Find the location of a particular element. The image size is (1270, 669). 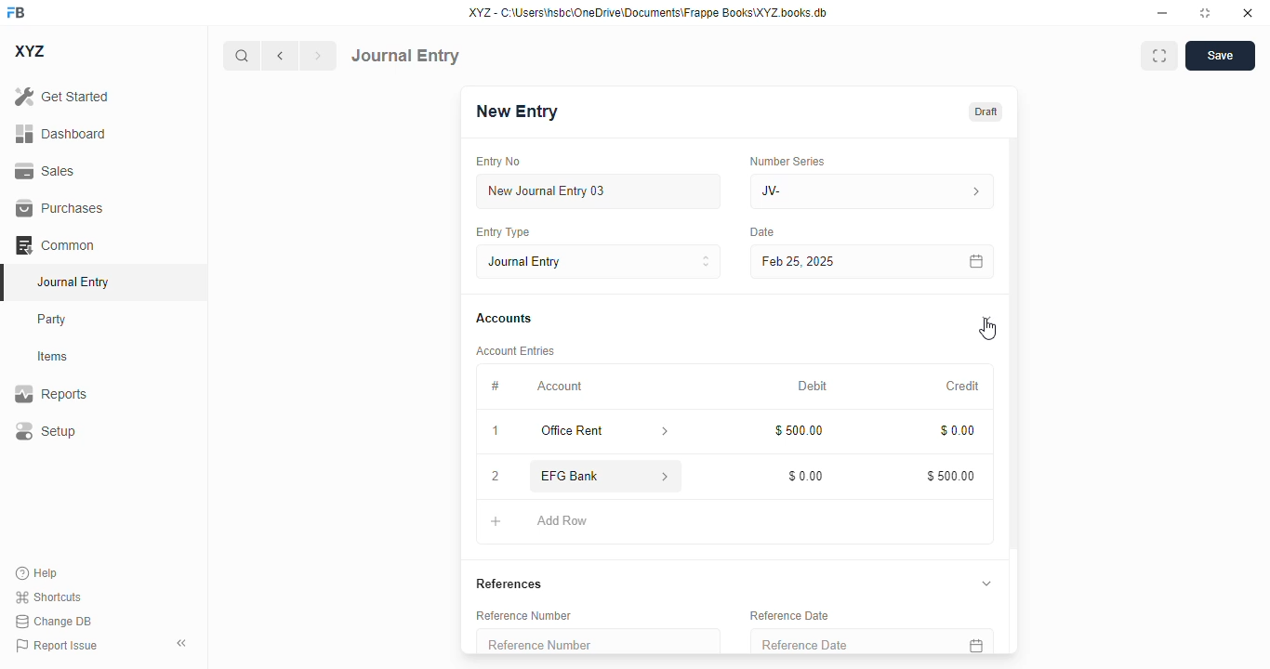

journal entry is located at coordinates (405, 56).